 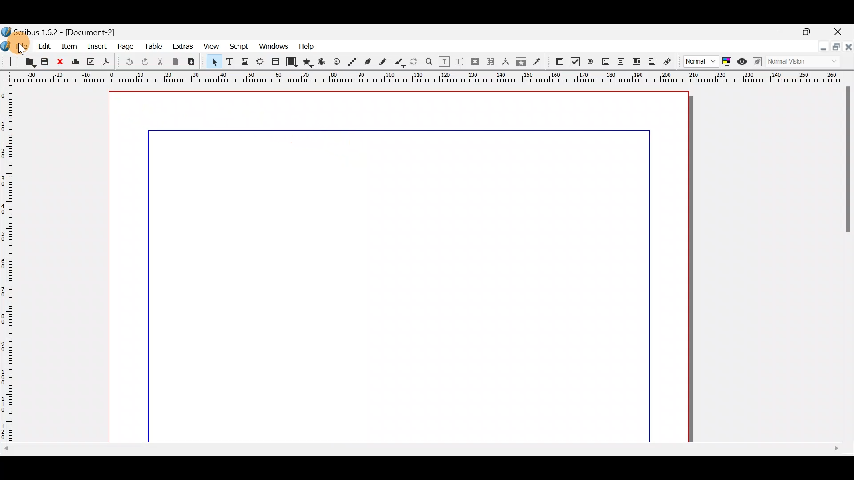 I want to click on PDF combo box, so click(x=620, y=62).